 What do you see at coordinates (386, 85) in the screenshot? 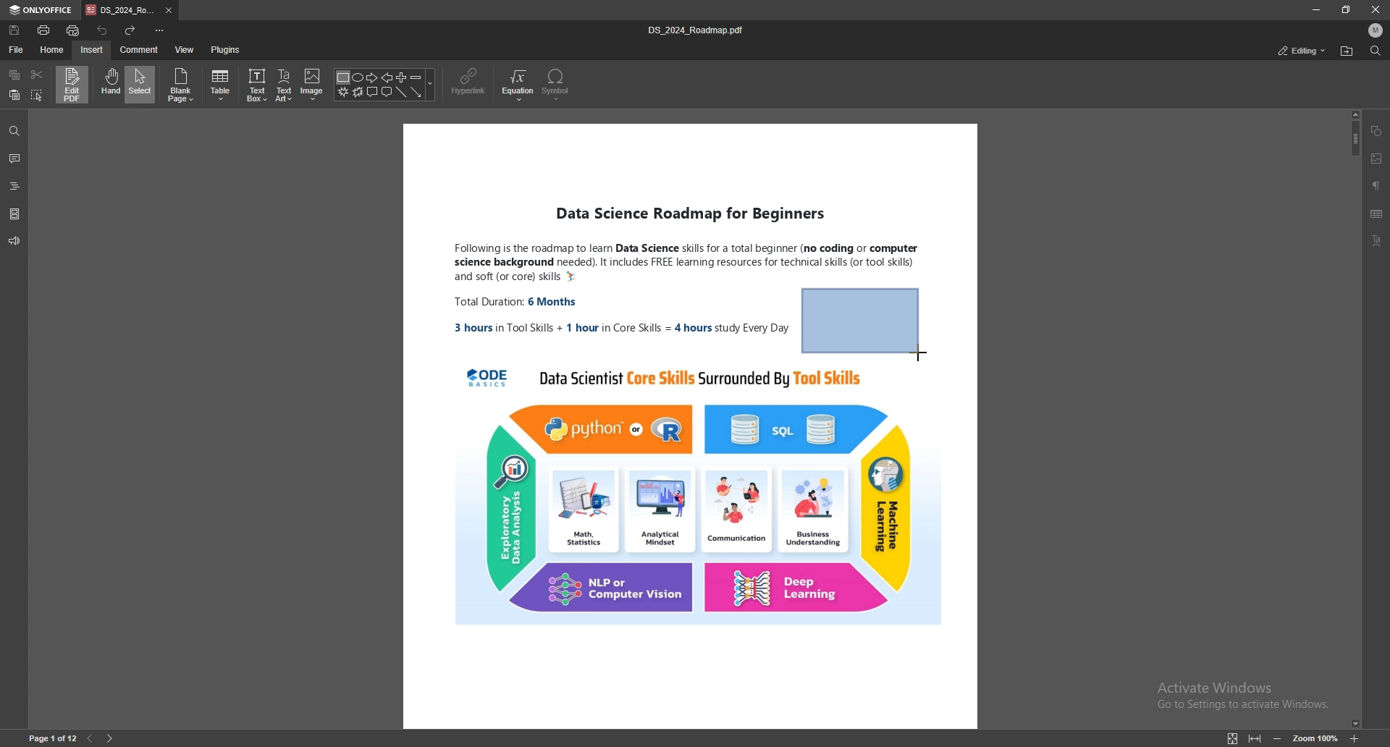
I see `shapes` at bounding box center [386, 85].